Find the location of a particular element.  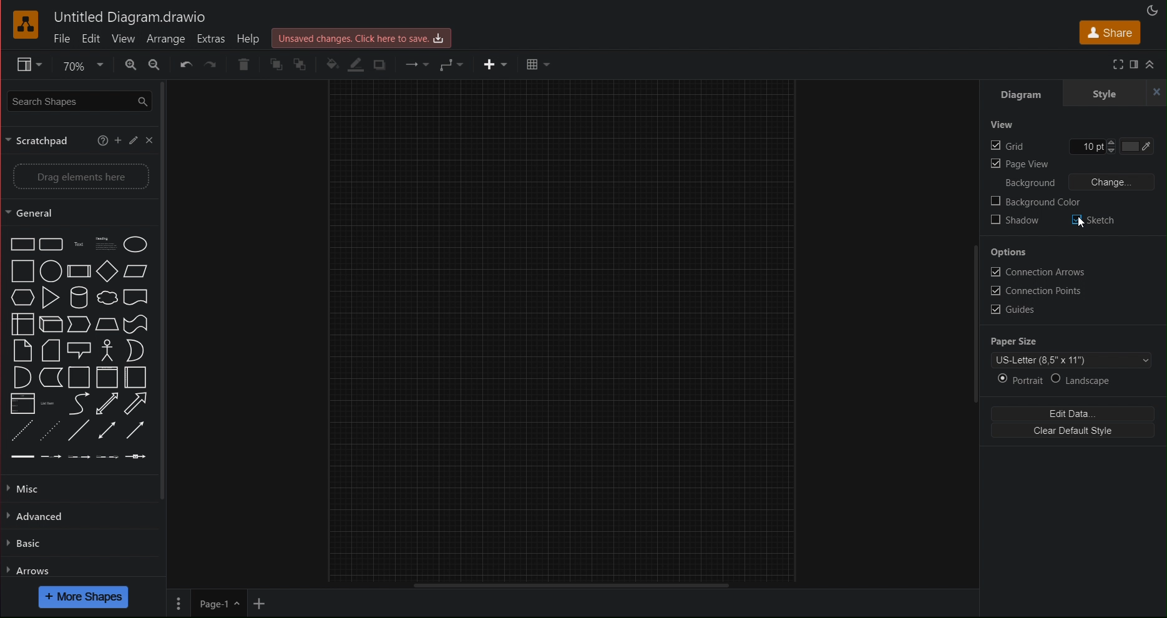

text is located at coordinates (77, 245).